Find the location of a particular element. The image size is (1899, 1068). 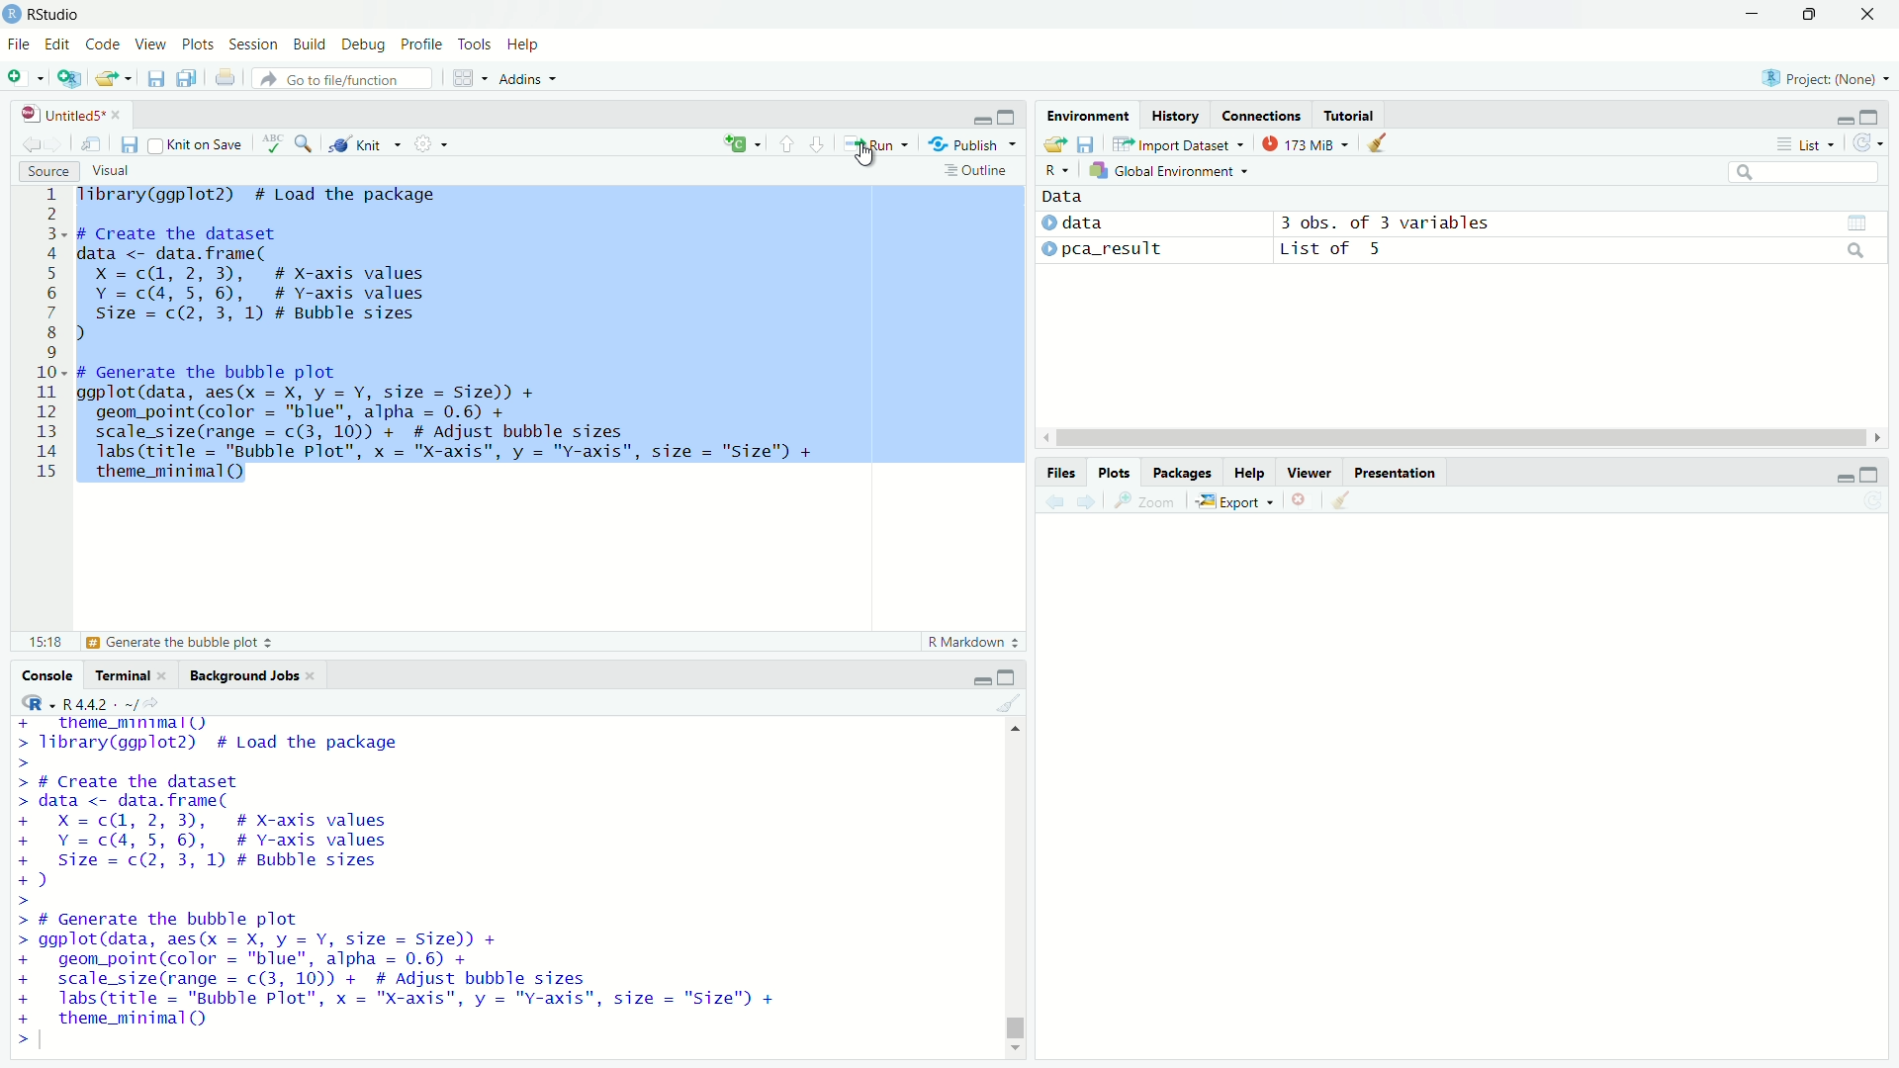

print current file is located at coordinates (226, 77).